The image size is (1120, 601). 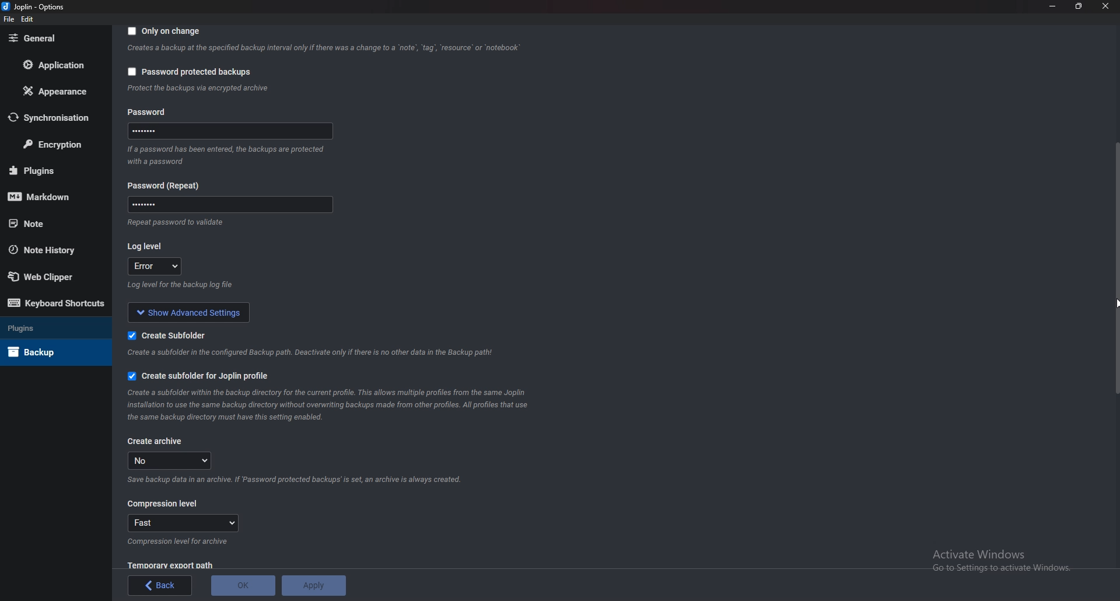 I want to click on file, so click(x=8, y=20).